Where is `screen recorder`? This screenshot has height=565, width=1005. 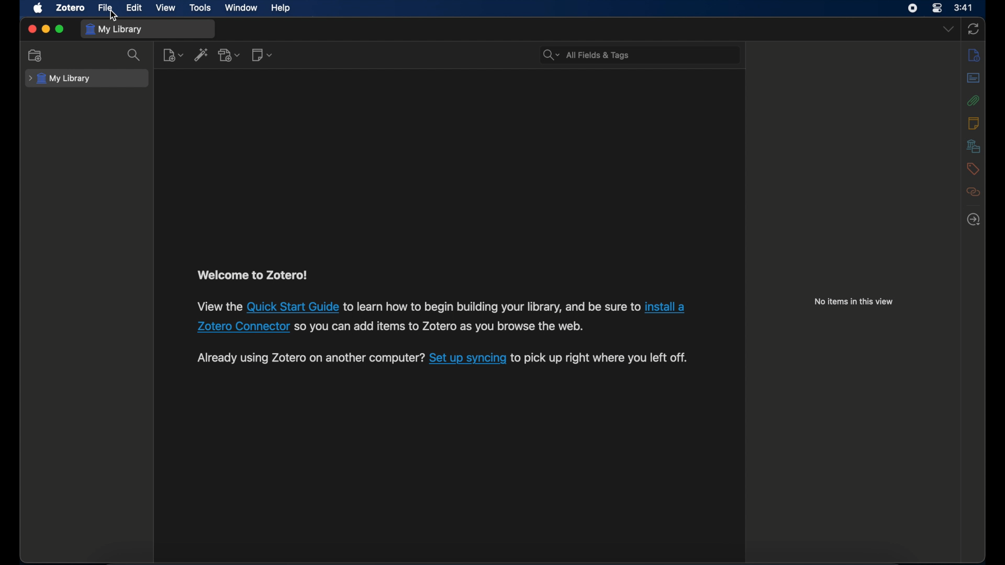
screen recorder is located at coordinates (913, 8).